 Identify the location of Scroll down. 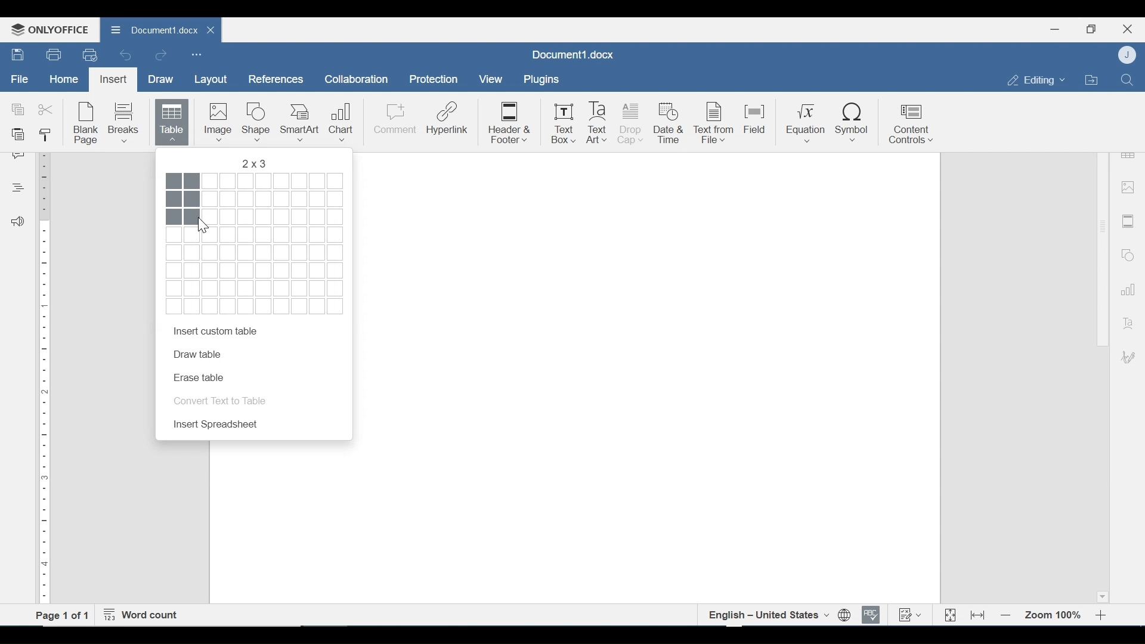
(1101, 595).